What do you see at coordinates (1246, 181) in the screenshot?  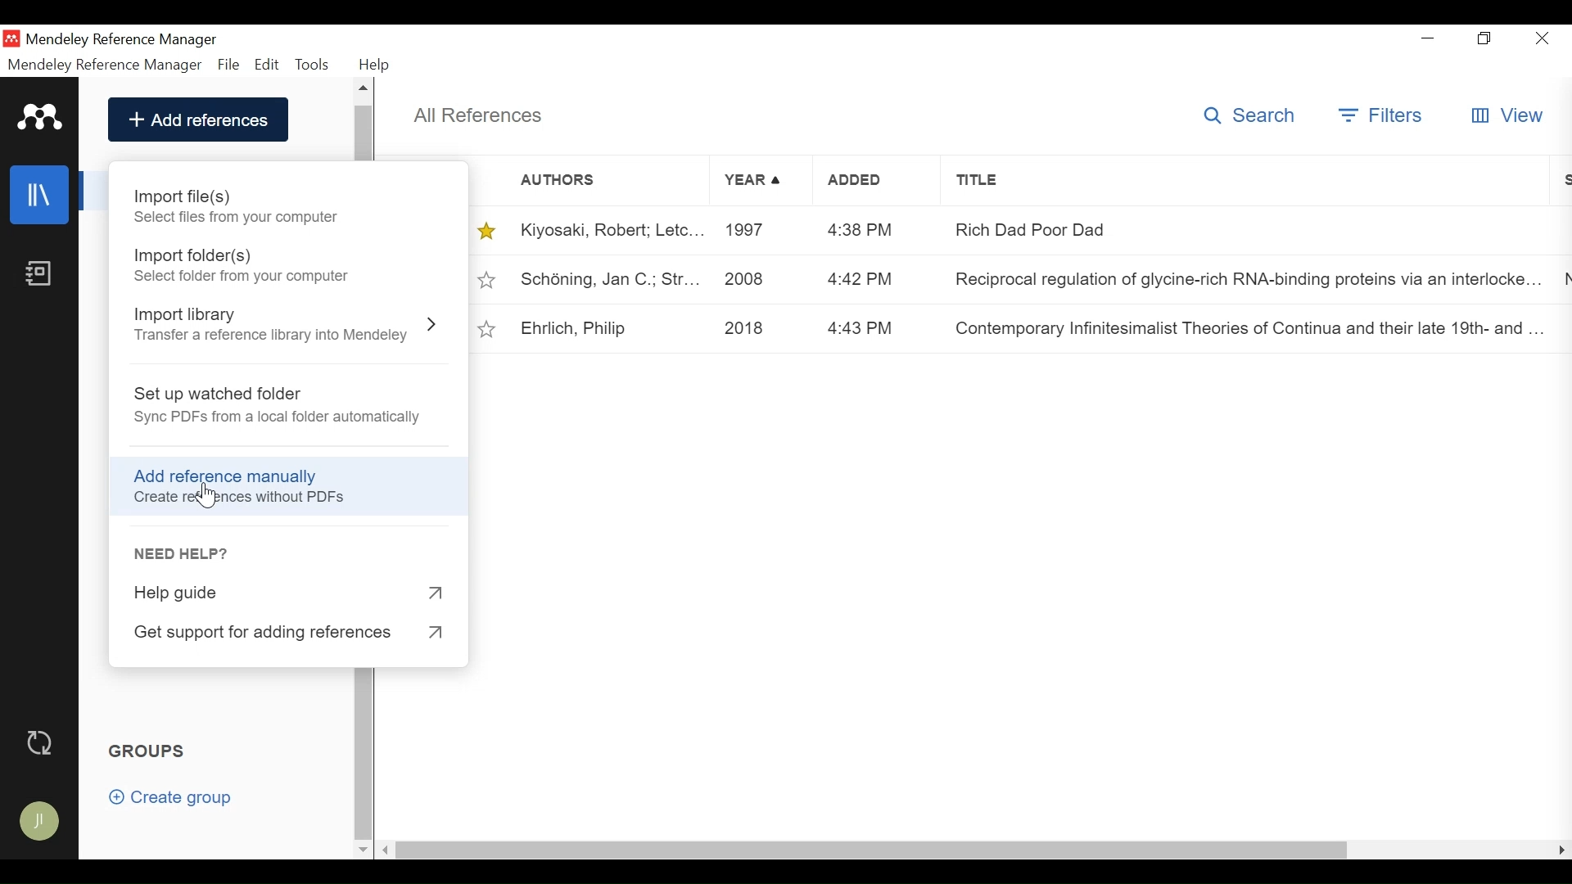 I see `Title` at bounding box center [1246, 181].